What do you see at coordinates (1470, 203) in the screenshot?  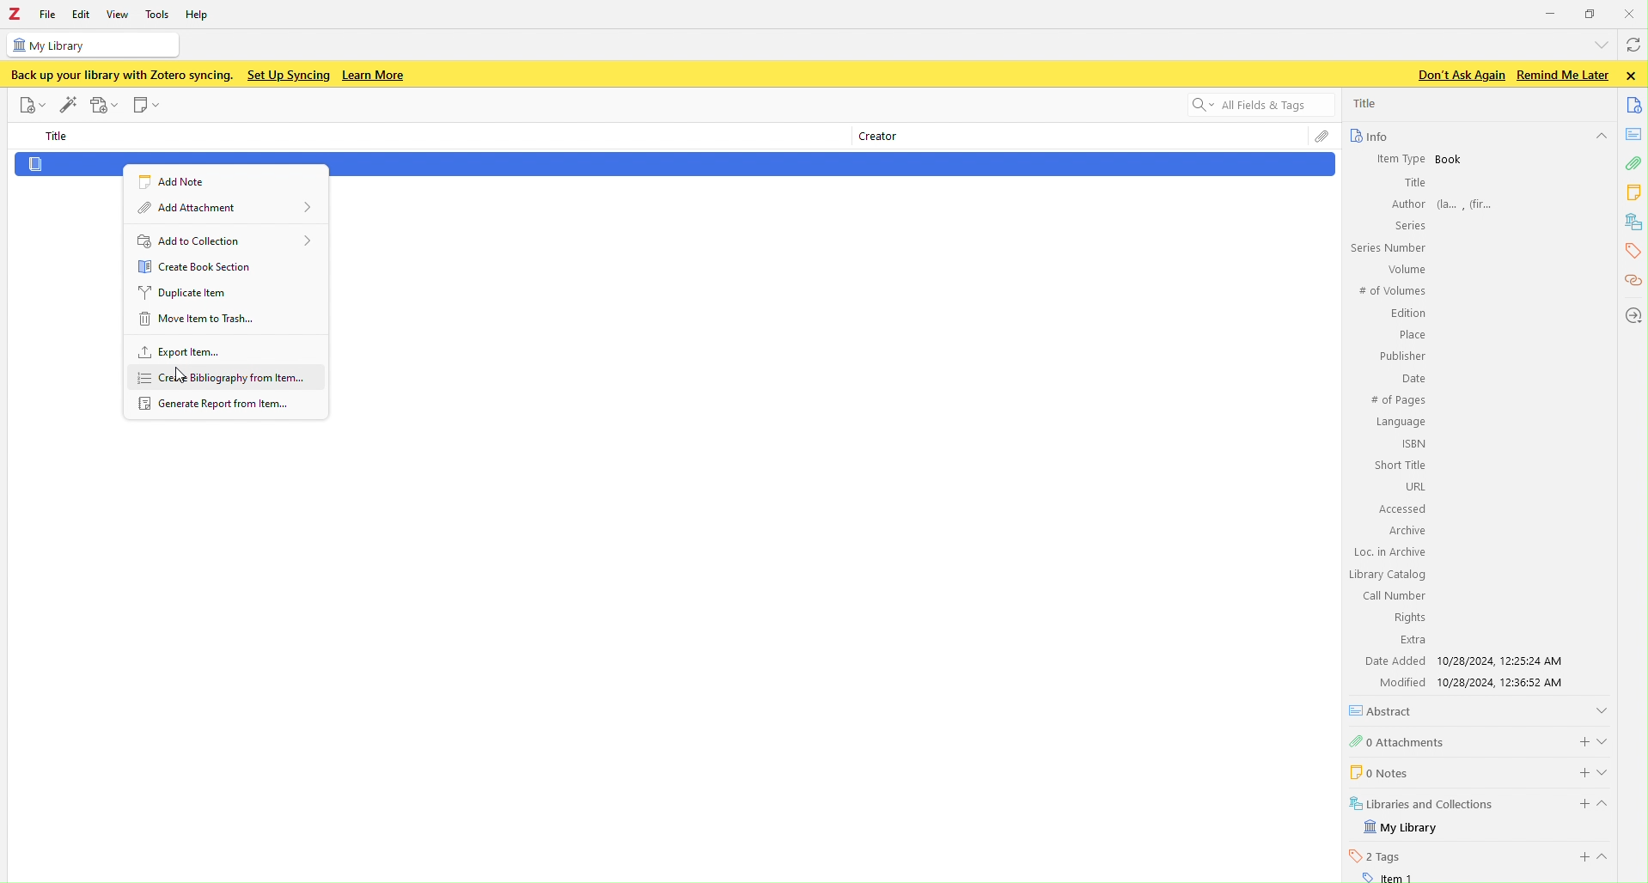 I see `fa, fr` at bounding box center [1470, 203].